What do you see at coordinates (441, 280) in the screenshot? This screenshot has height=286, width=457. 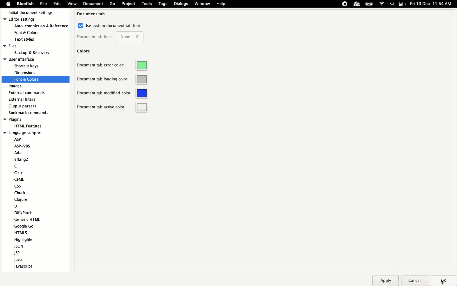 I see `Ok` at bounding box center [441, 280].